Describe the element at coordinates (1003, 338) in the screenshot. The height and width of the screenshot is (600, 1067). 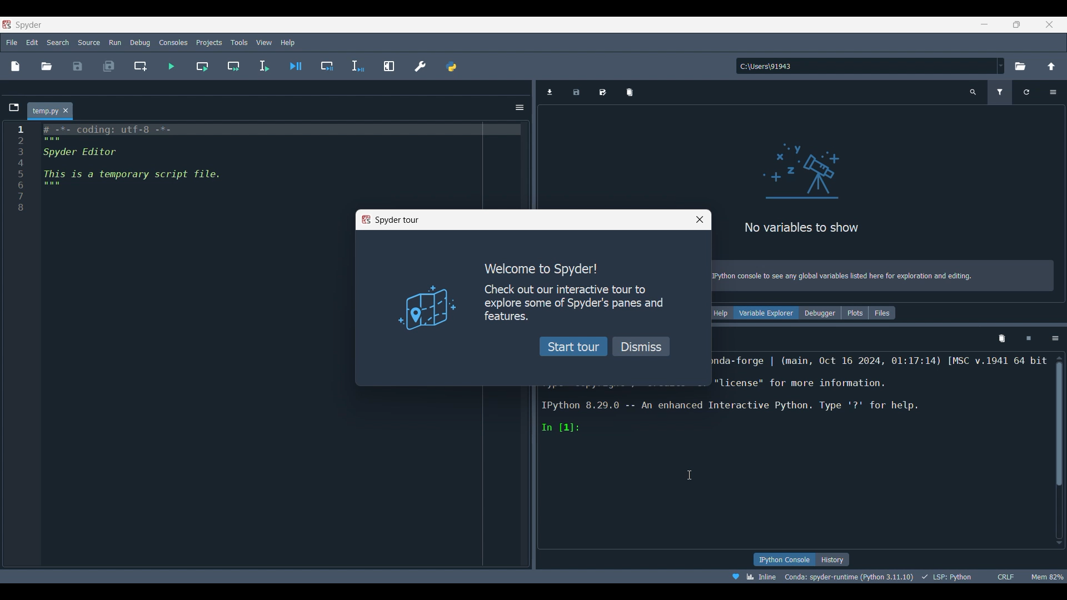
I see `delete` at that location.